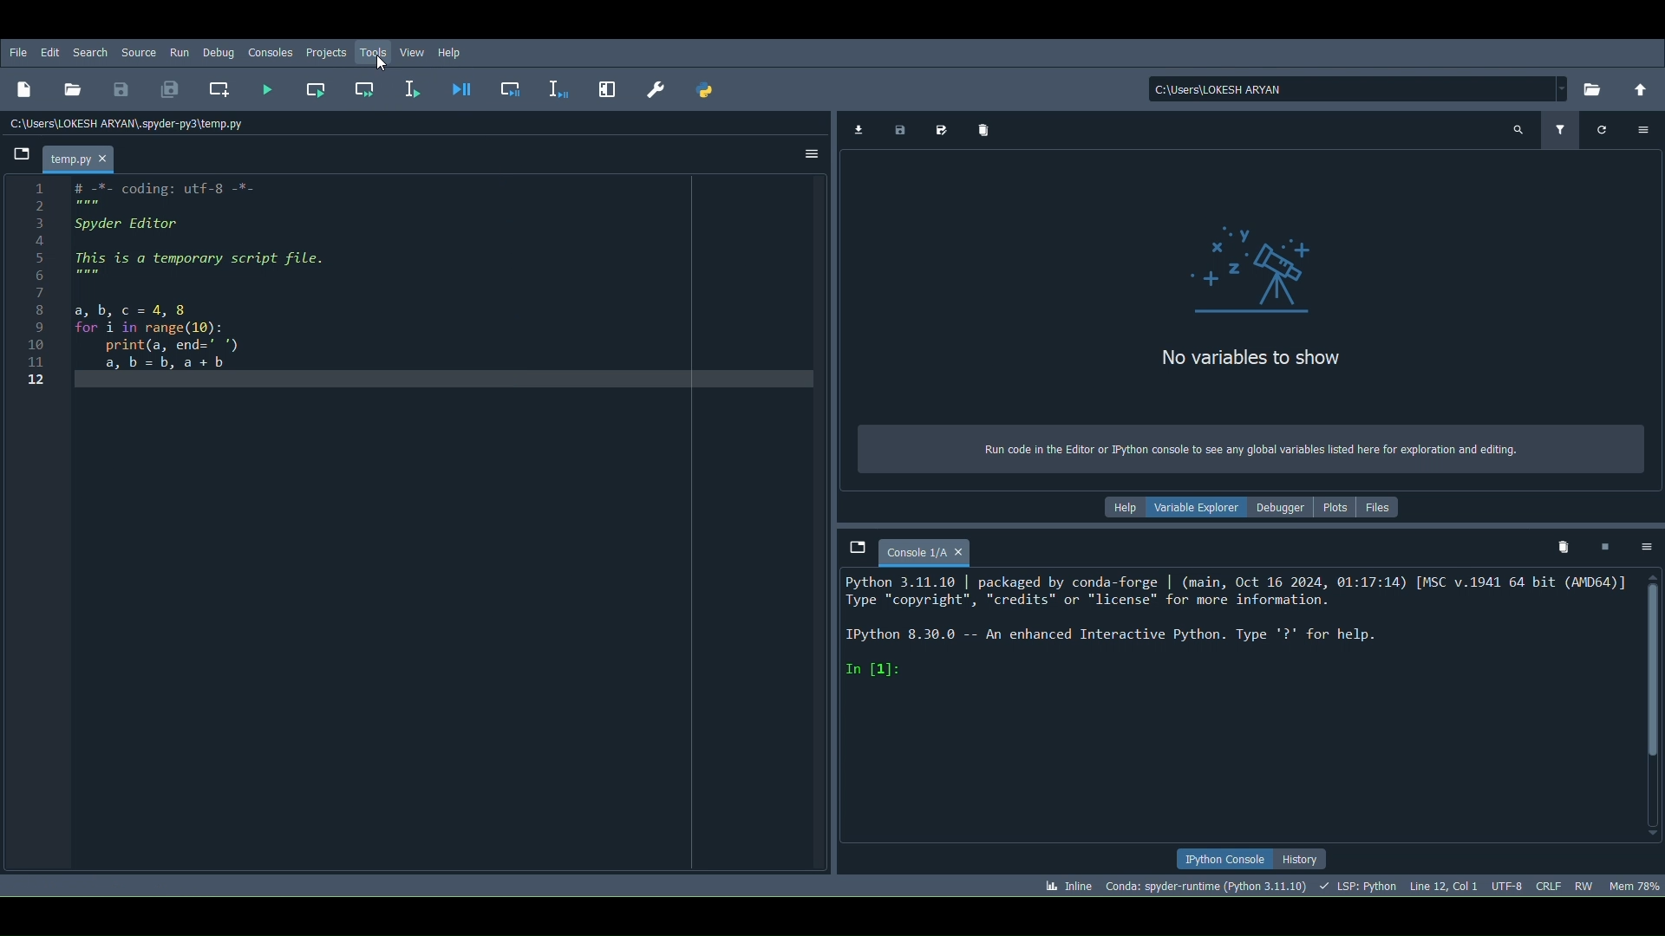 This screenshot has width=1665, height=936. I want to click on Version, so click(1207, 885).